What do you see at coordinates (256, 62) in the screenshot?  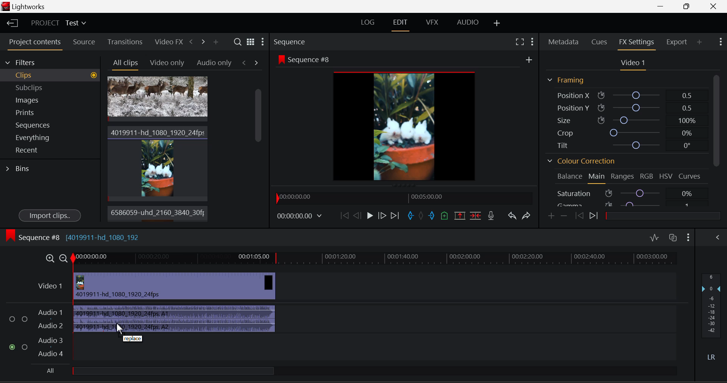 I see `Next Tab` at bounding box center [256, 62].